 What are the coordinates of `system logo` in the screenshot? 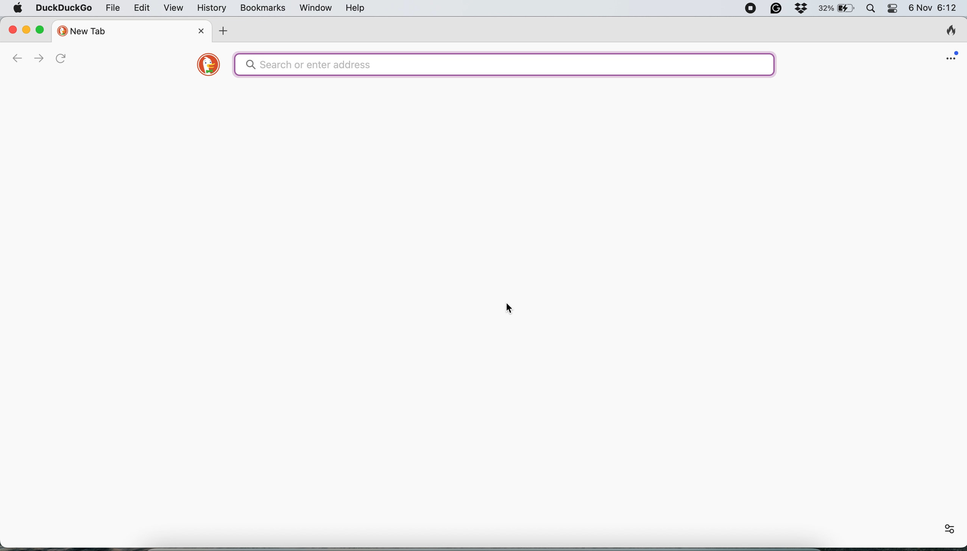 It's located at (17, 9).